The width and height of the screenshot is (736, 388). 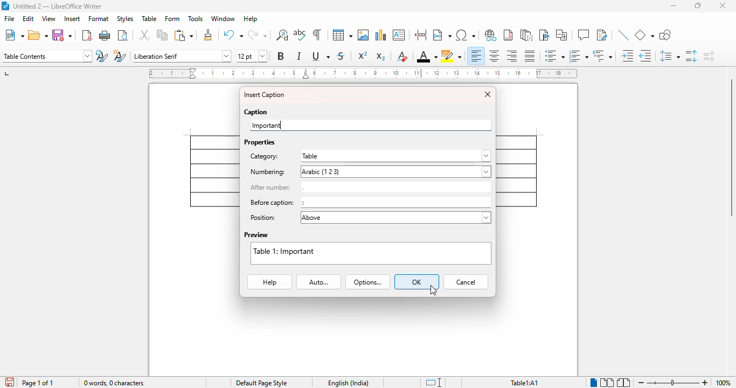 I want to click on ruler, so click(x=363, y=73).